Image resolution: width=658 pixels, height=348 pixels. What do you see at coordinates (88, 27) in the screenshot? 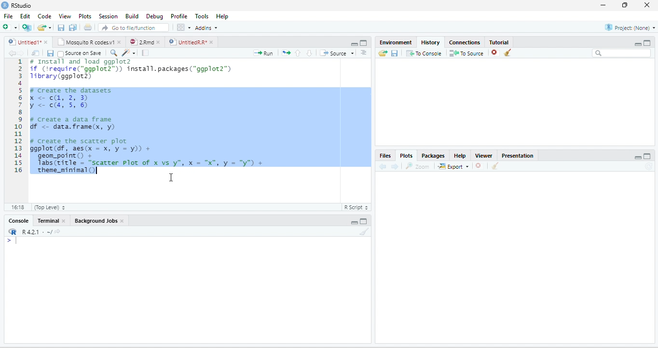
I see `Print the current file` at bounding box center [88, 27].